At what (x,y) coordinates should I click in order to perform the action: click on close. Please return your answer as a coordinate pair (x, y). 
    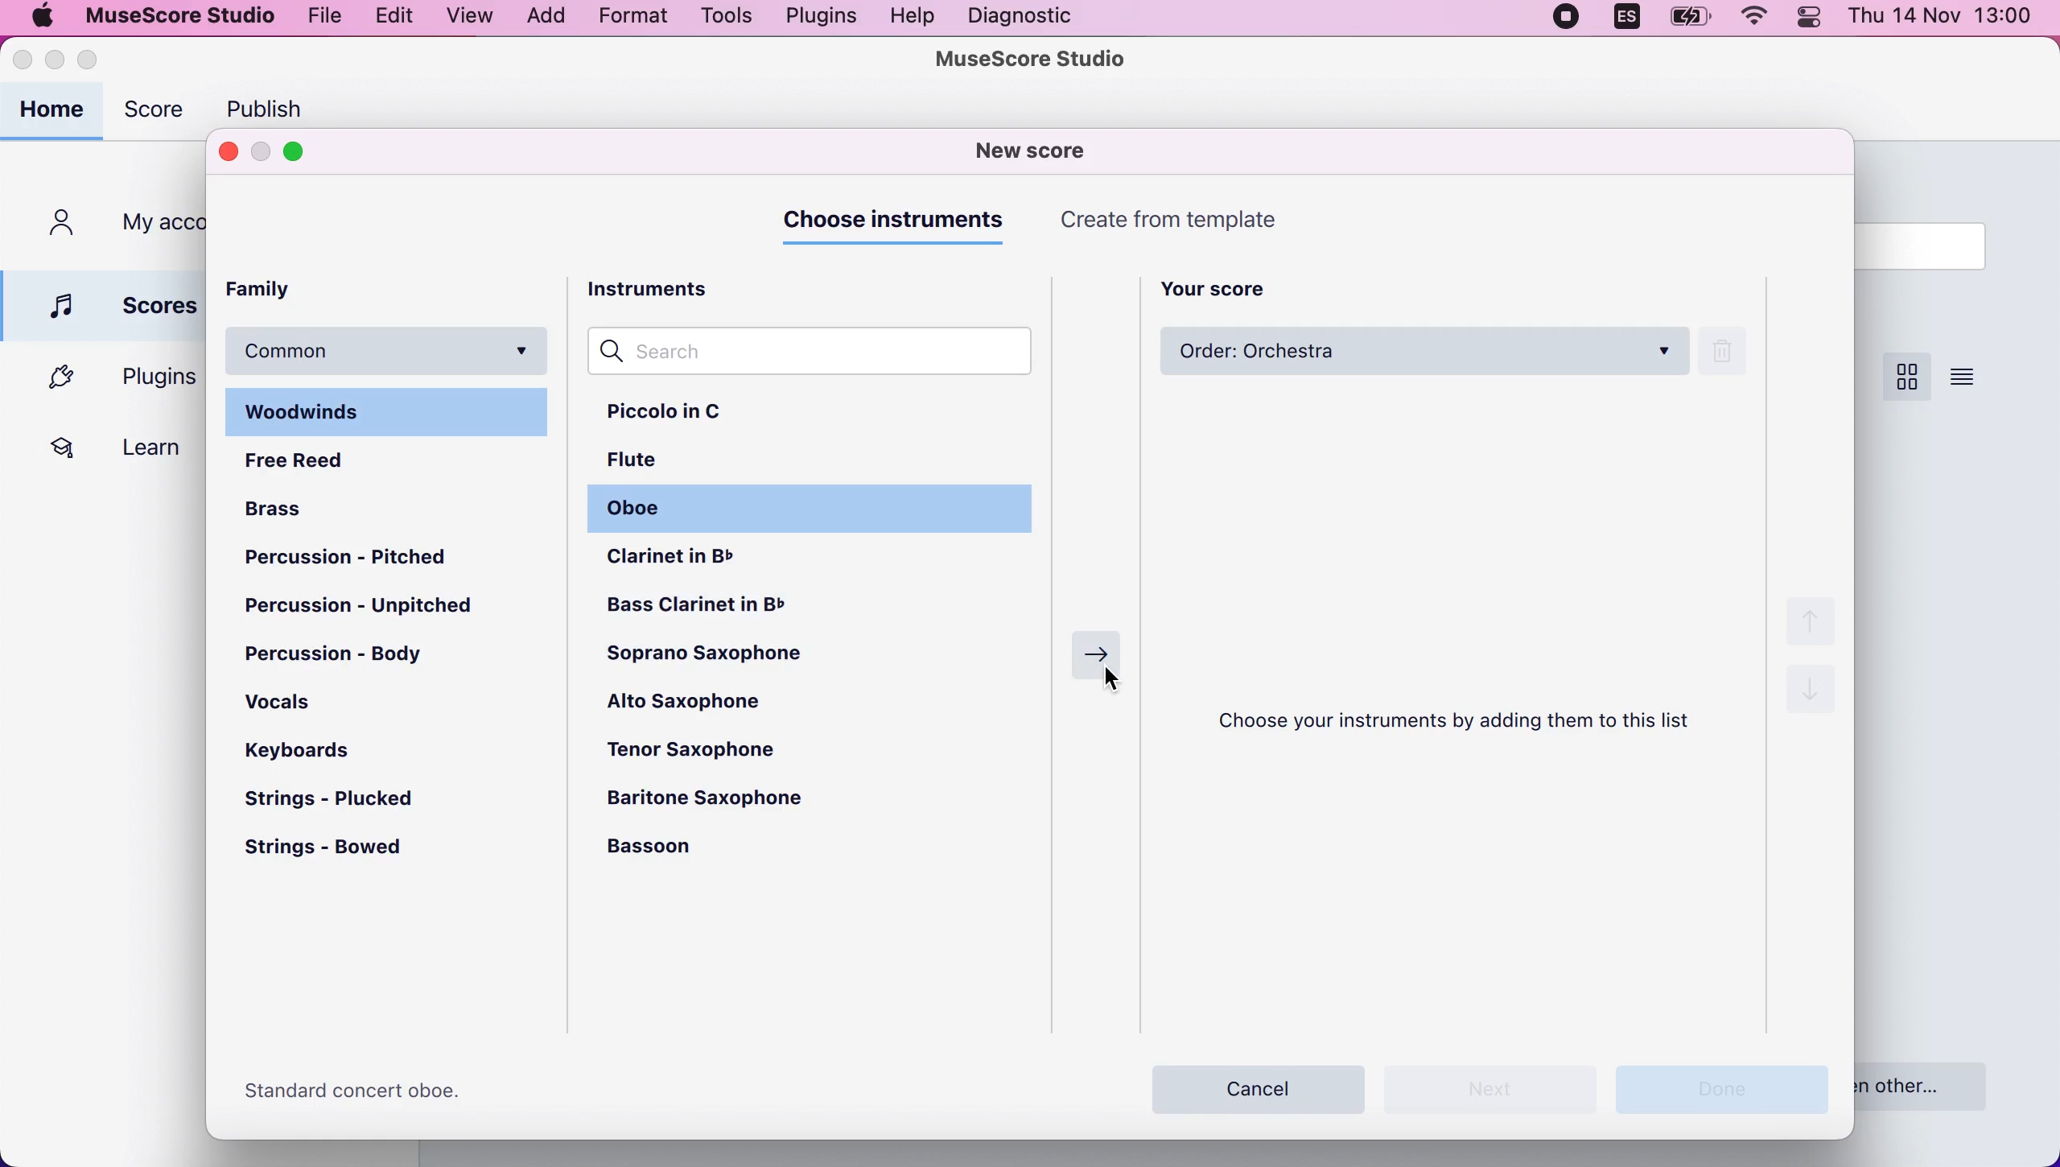
    Looking at the image, I should click on (24, 63).